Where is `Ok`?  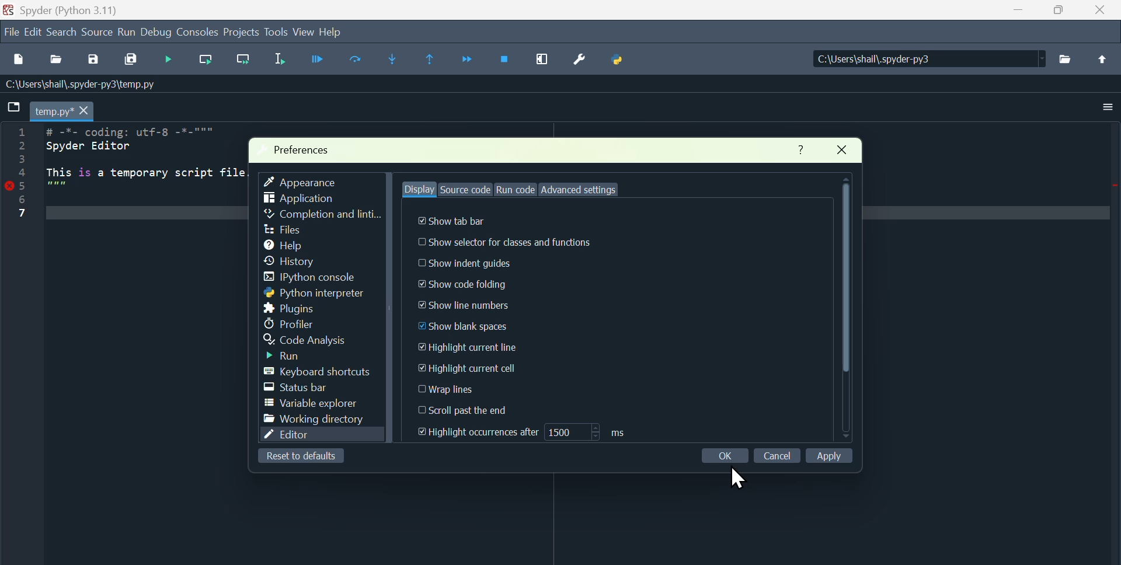 Ok is located at coordinates (725, 458).